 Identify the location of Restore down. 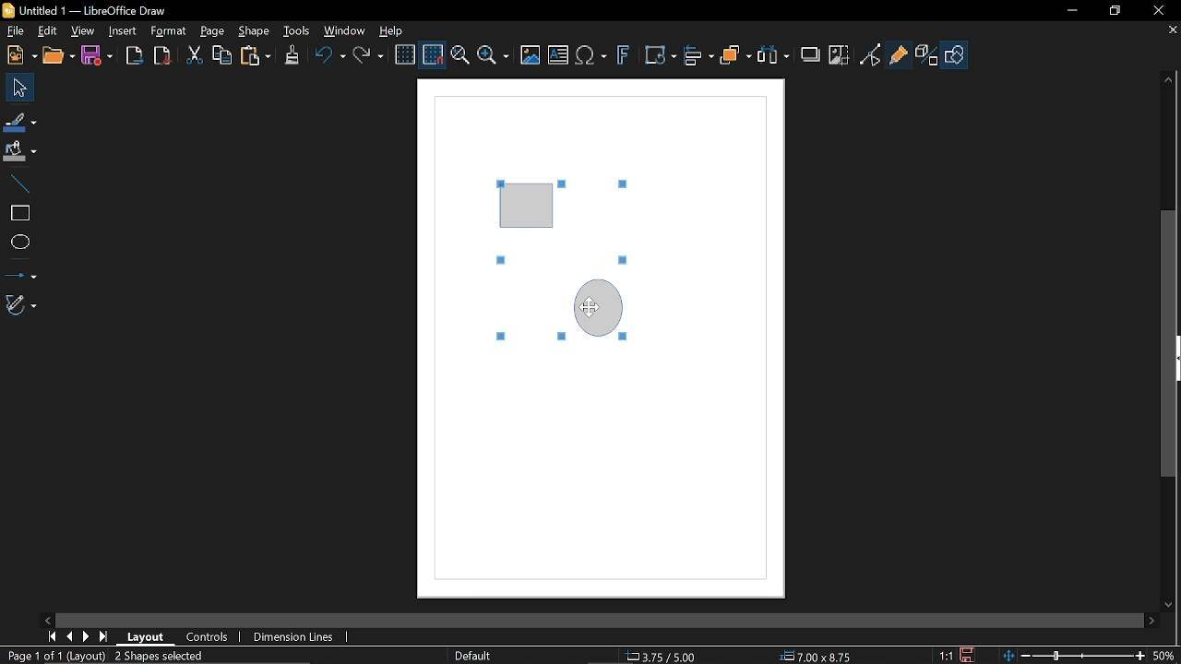
(1113, 10).